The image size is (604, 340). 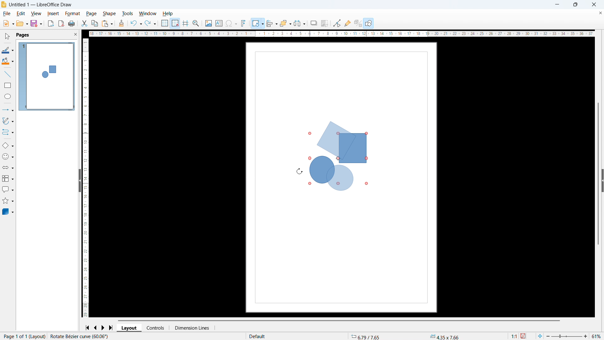 What do you see at coordinates (96, 328) in the screenshot?
I see `Previous page ` at bounding box center [96, 328].